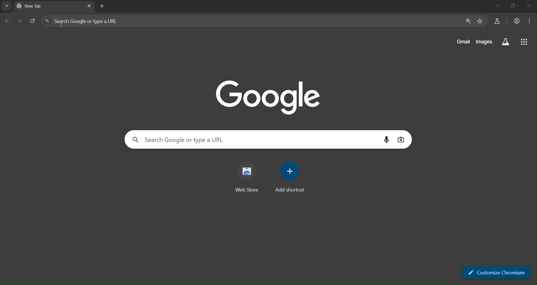 The image size is (537, 285). Describe the element at coordinates (267, 95) in the screenshot. I see `google` at that location.